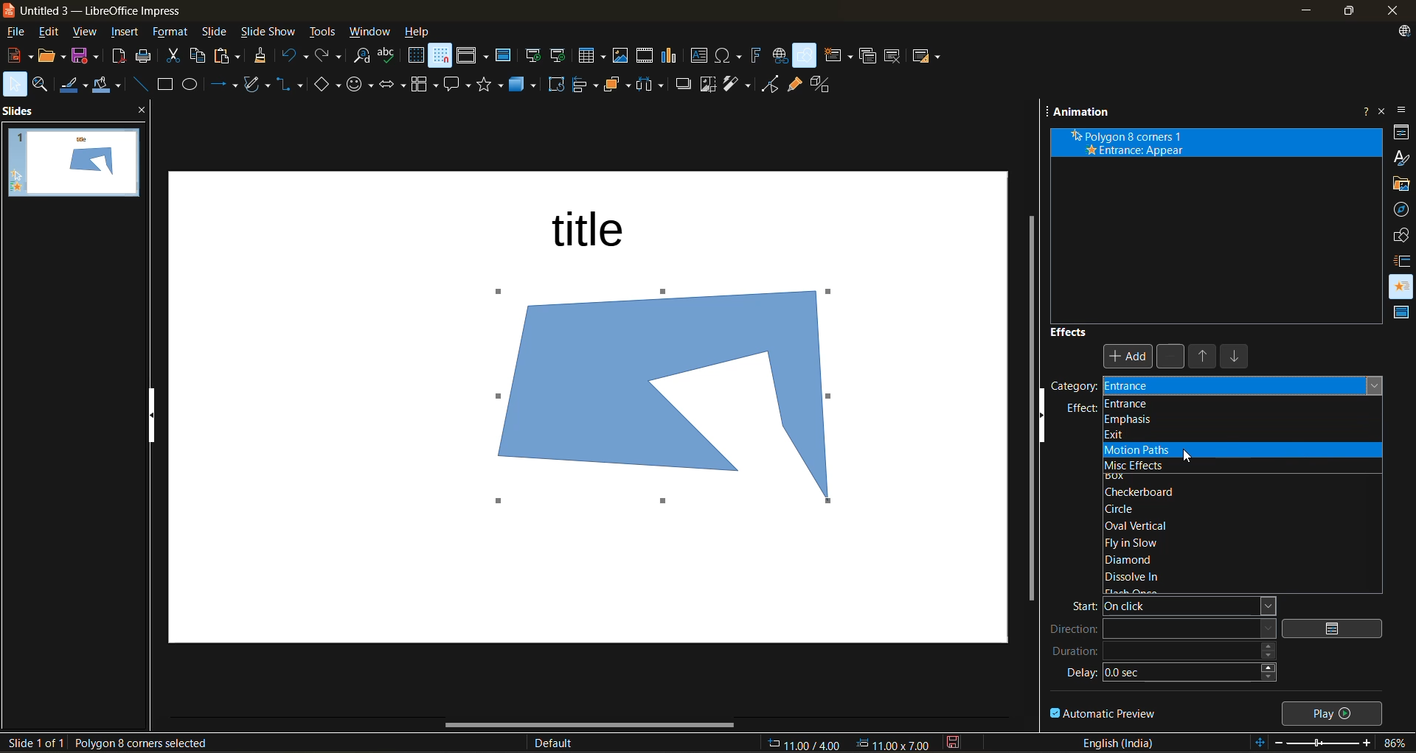 The image size is (1416, 753). Describe the element at coordinates (75, 85) in the screenshot. I see `line color` at that location.